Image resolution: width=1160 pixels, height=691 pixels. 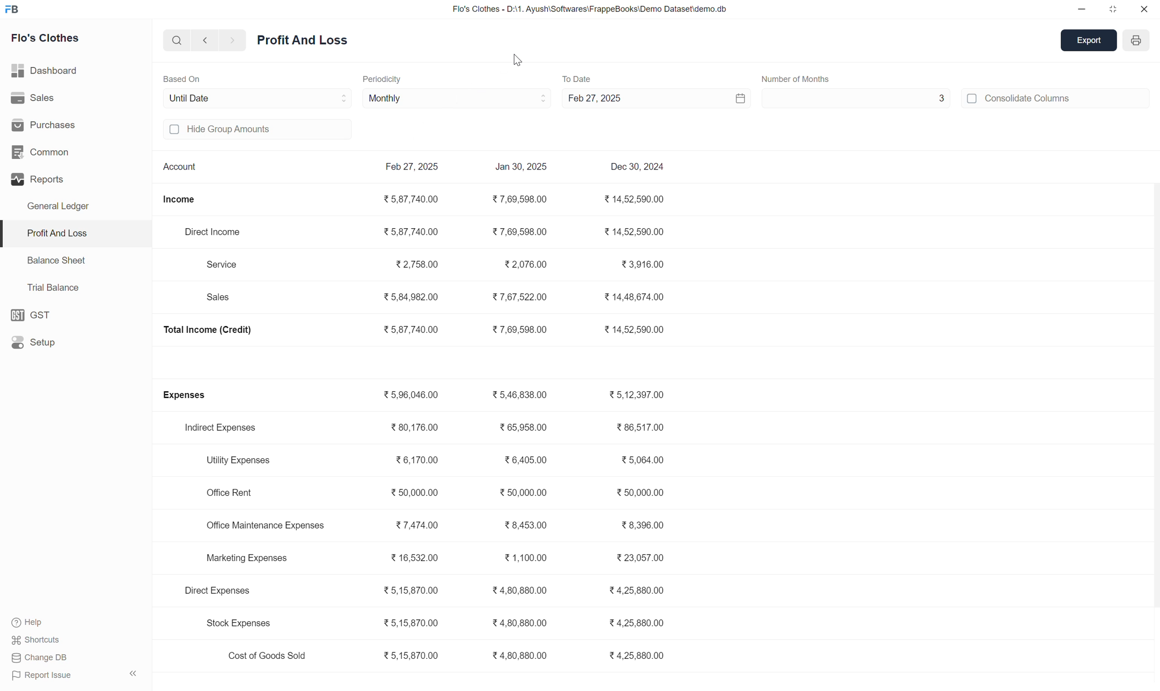 I want to click on Office Maintenance Expenses, so click(x=262, y=524).